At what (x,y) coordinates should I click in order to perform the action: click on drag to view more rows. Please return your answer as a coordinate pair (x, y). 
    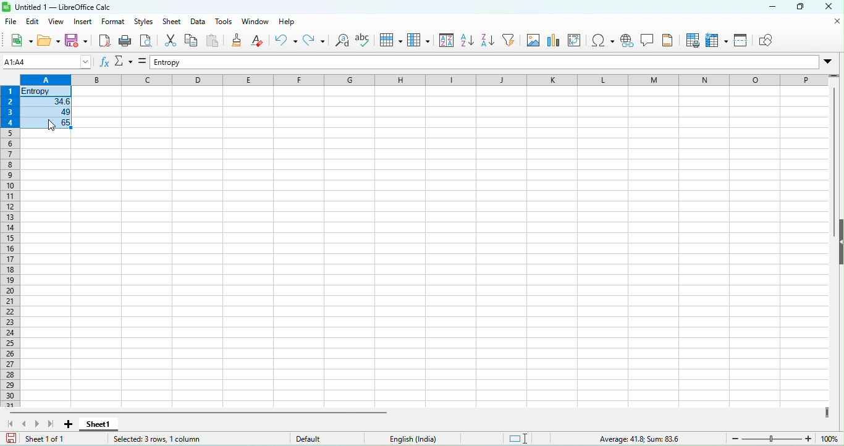
    Looking at the image, I should click on (832, 75).